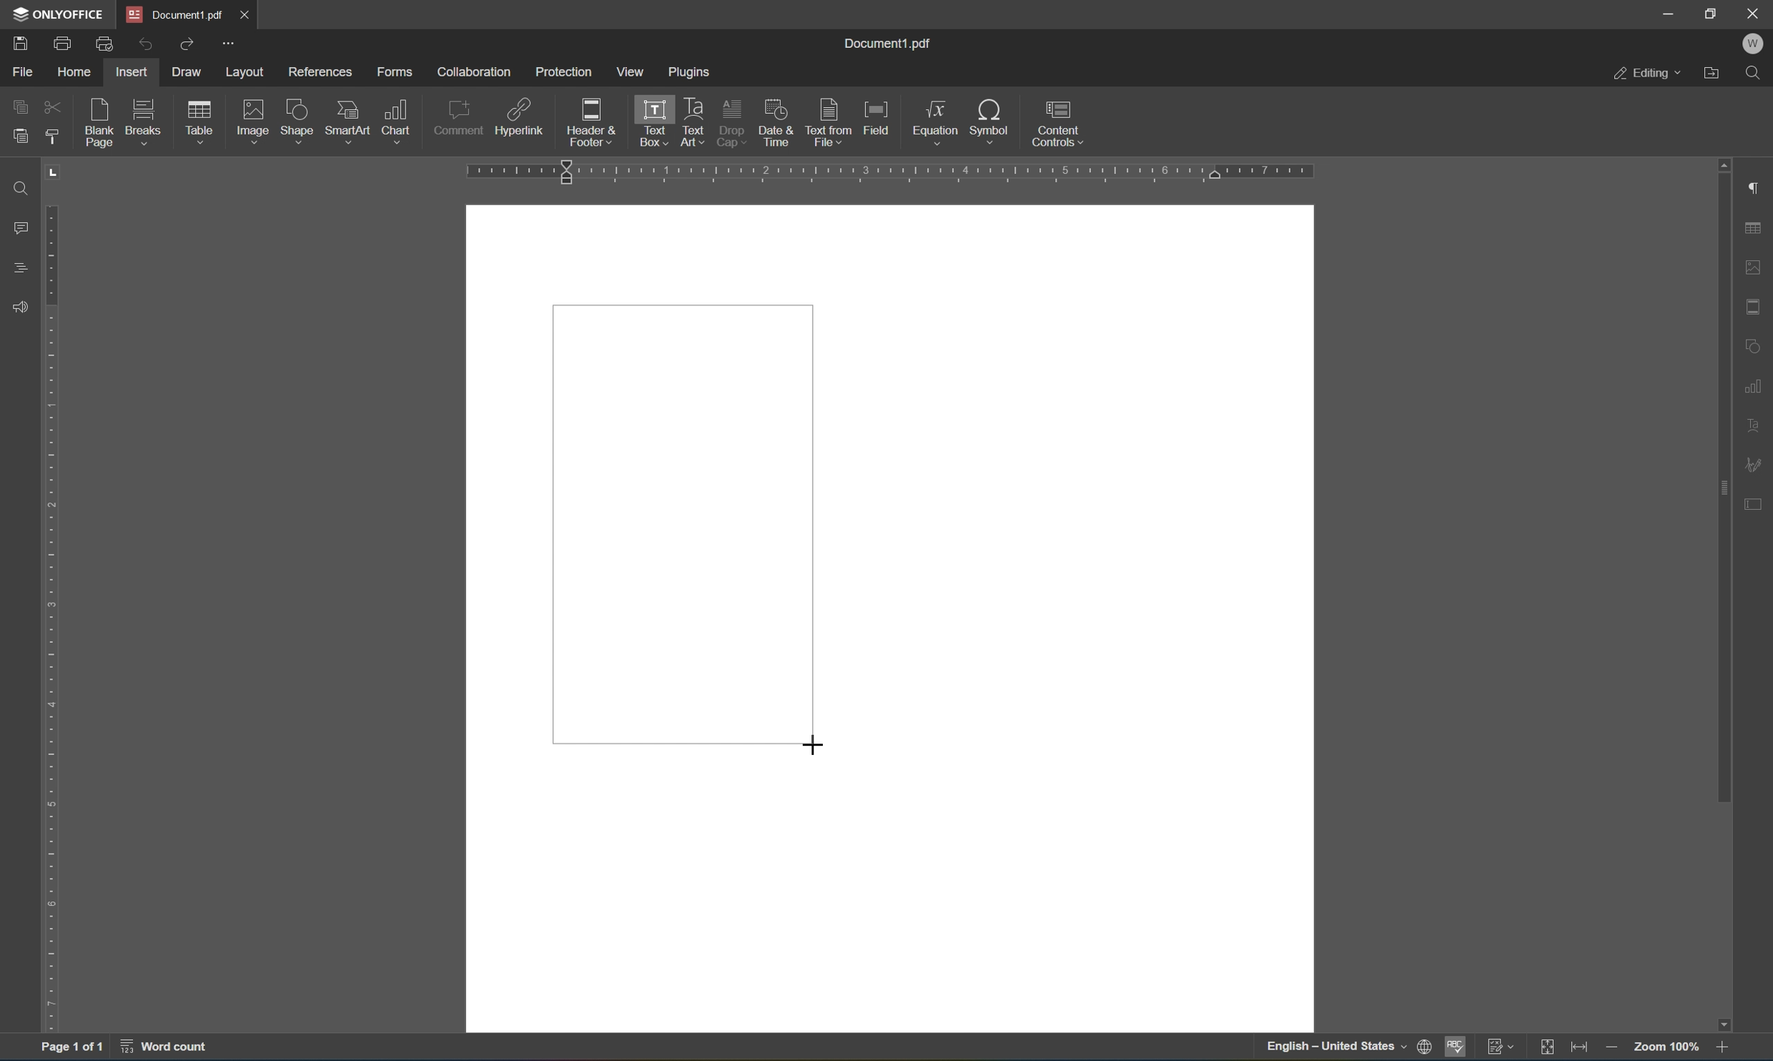 The height and width of the screenshot is (1061, 1773). Describe the element at coordinates (887, 172) in the screenshot. I see `ruler` at that location.